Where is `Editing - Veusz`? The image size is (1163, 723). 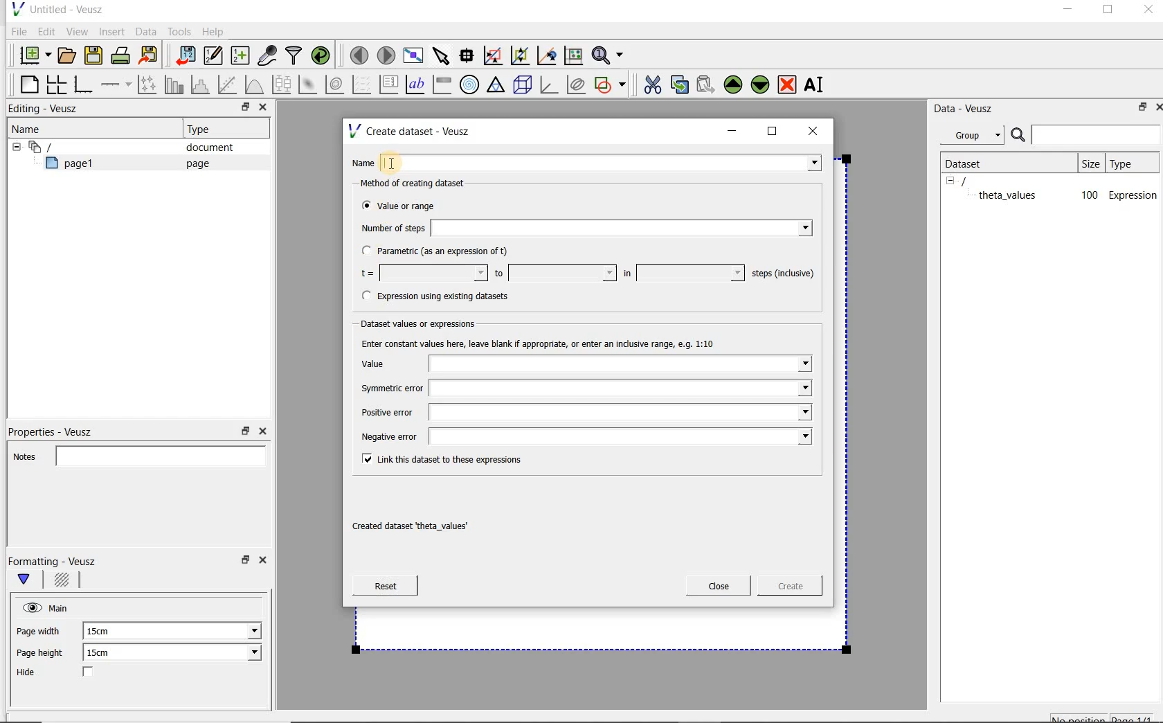
Editing - Veusz is located at coordinates (46, 109).